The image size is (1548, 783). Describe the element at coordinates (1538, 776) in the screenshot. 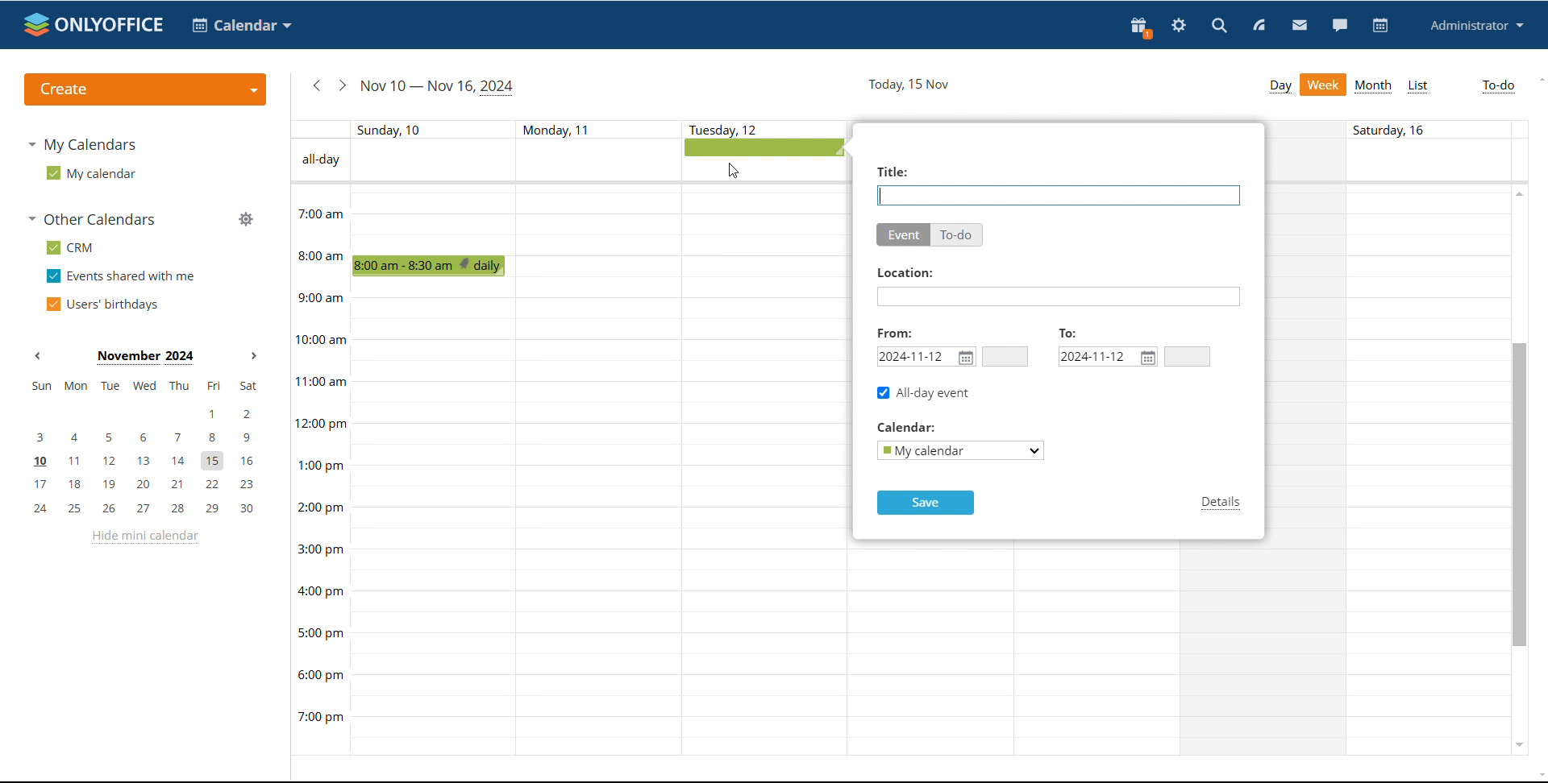

I see `scroll down` at that location.